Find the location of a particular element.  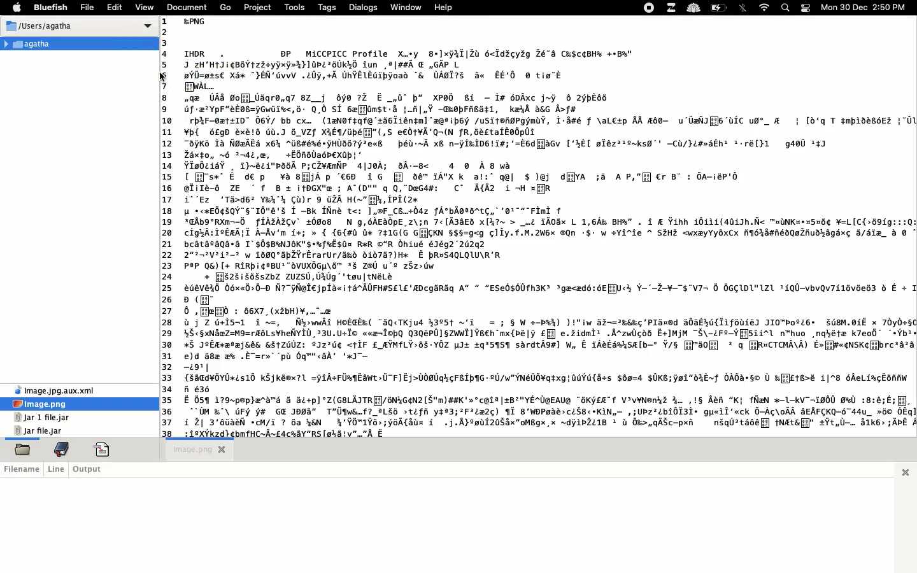

bookmark is located at coordinates (60, 451).